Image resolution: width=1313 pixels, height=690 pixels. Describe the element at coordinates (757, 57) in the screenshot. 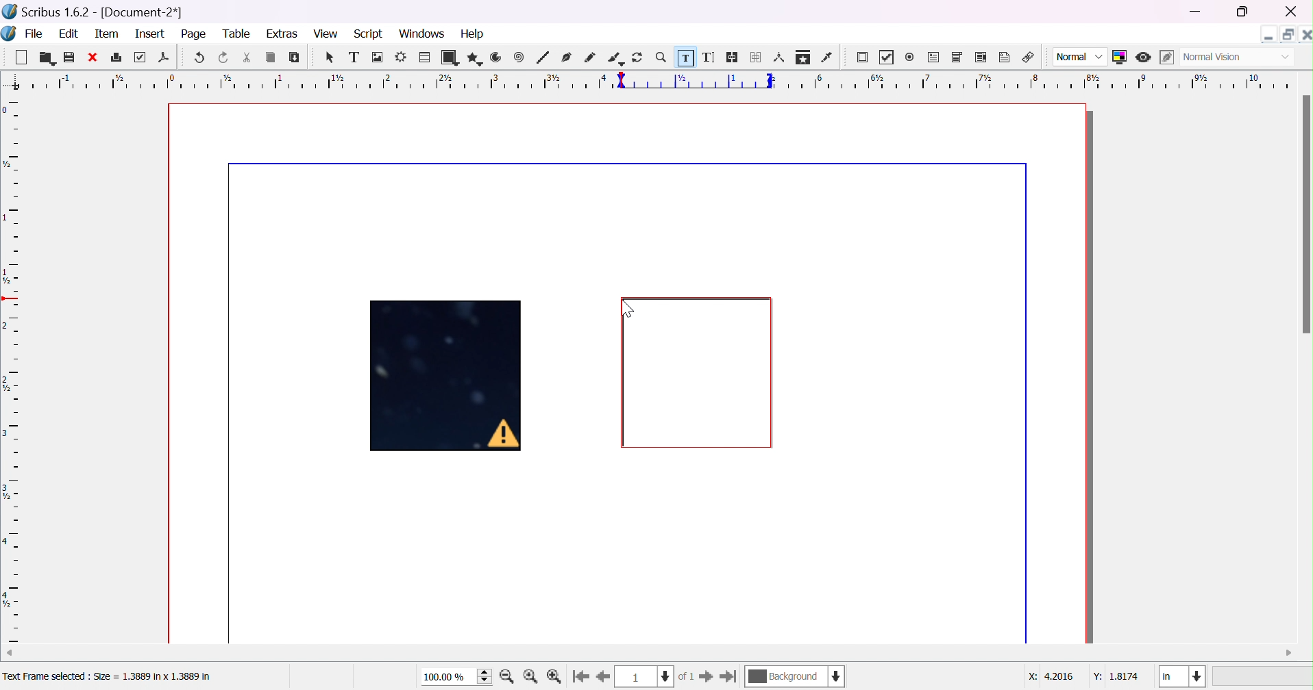

I see `unlink text frames` at that location.